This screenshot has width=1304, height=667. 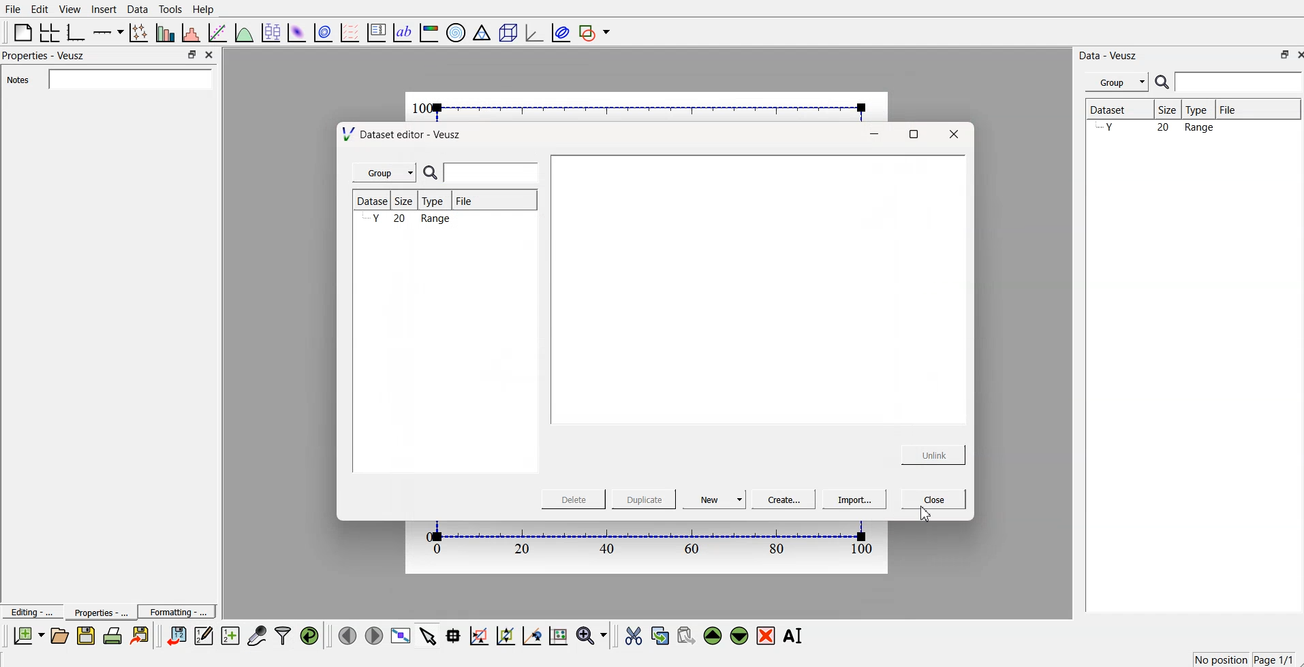 I want to click on Print, so click(x=113, y=636).